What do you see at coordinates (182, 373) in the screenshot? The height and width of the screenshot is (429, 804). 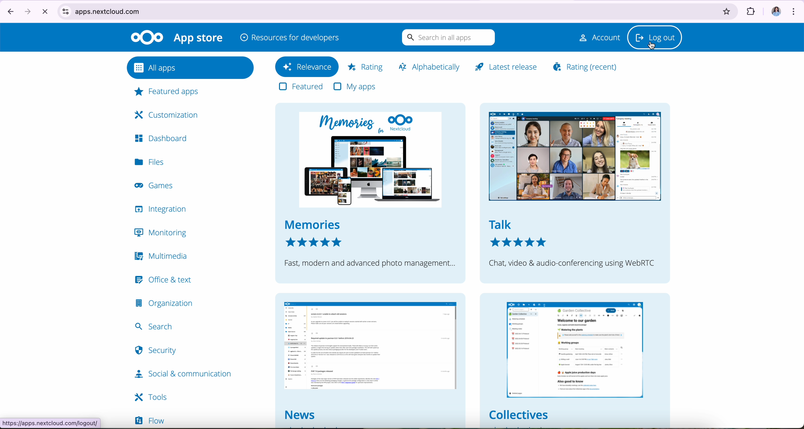 I see `social & communication` at bounding box center [182, 373].